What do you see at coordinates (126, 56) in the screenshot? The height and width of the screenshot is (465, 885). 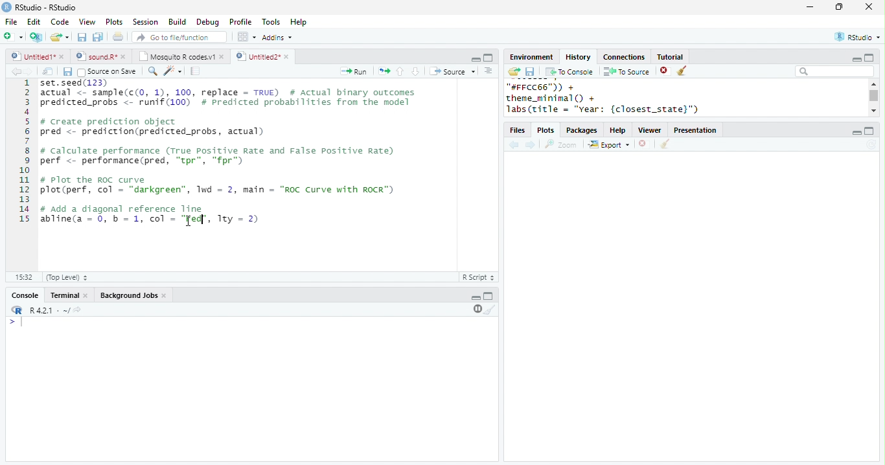 I see `close` at bounding box center [126, 56].